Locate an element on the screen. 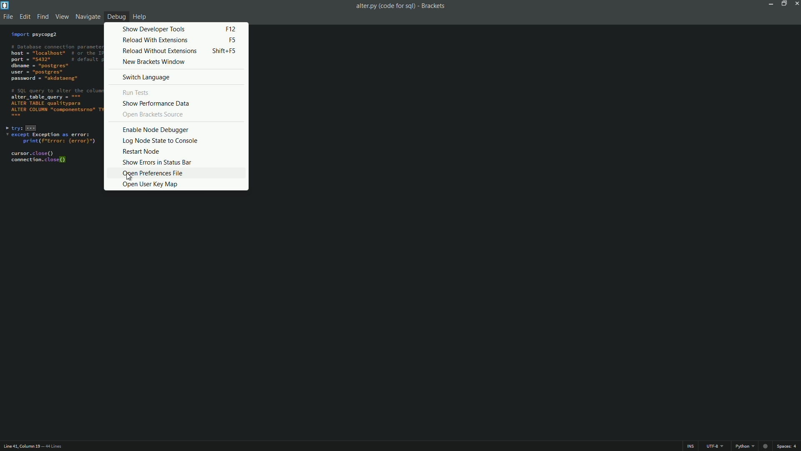 The width and height of the screenshot is (801, 451). File menu is located at coordinates (8, 18).